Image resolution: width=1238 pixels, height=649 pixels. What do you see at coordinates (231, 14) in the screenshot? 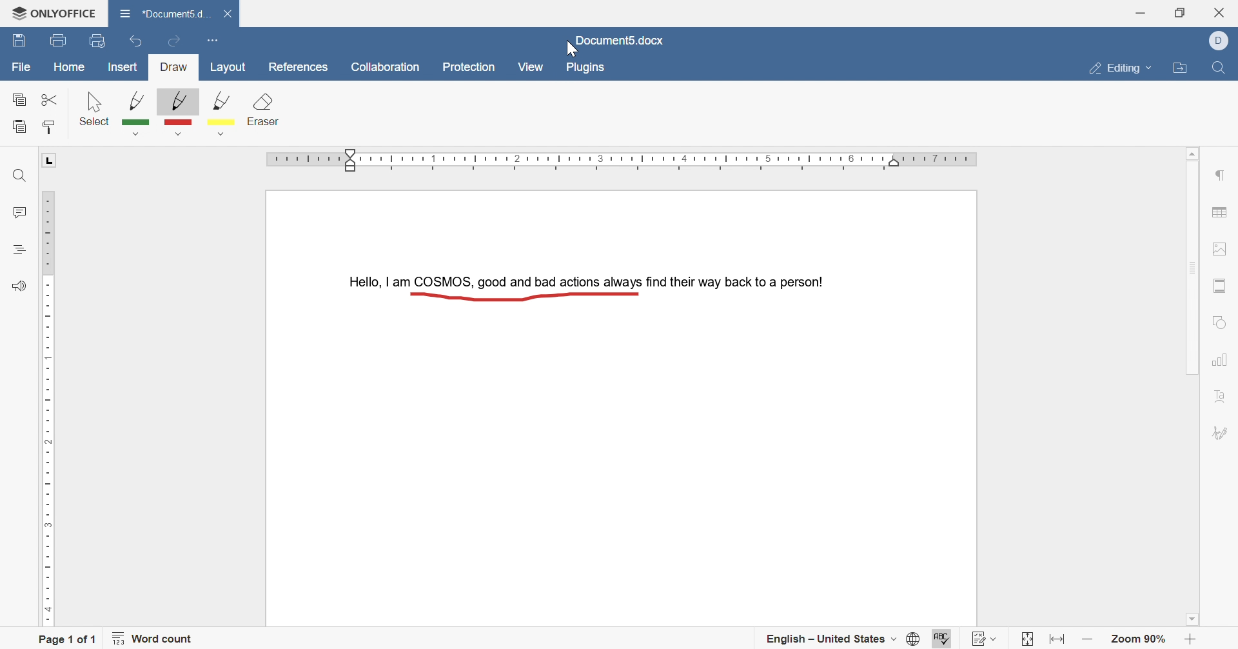
I see `close` at bounding box center [231, 14].